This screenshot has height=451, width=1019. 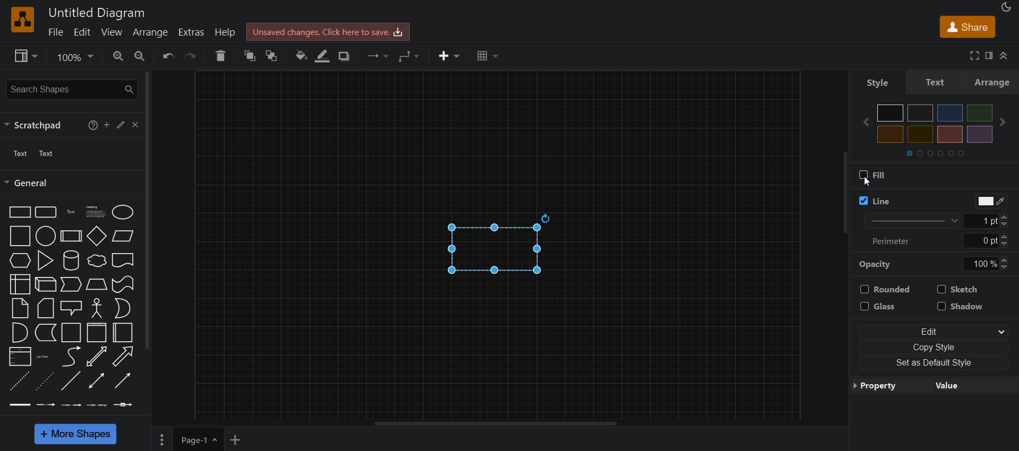 What do you see at coordinates (937, 362) in the screenshot?
I see `set as default` at bounding box center [937, 362].